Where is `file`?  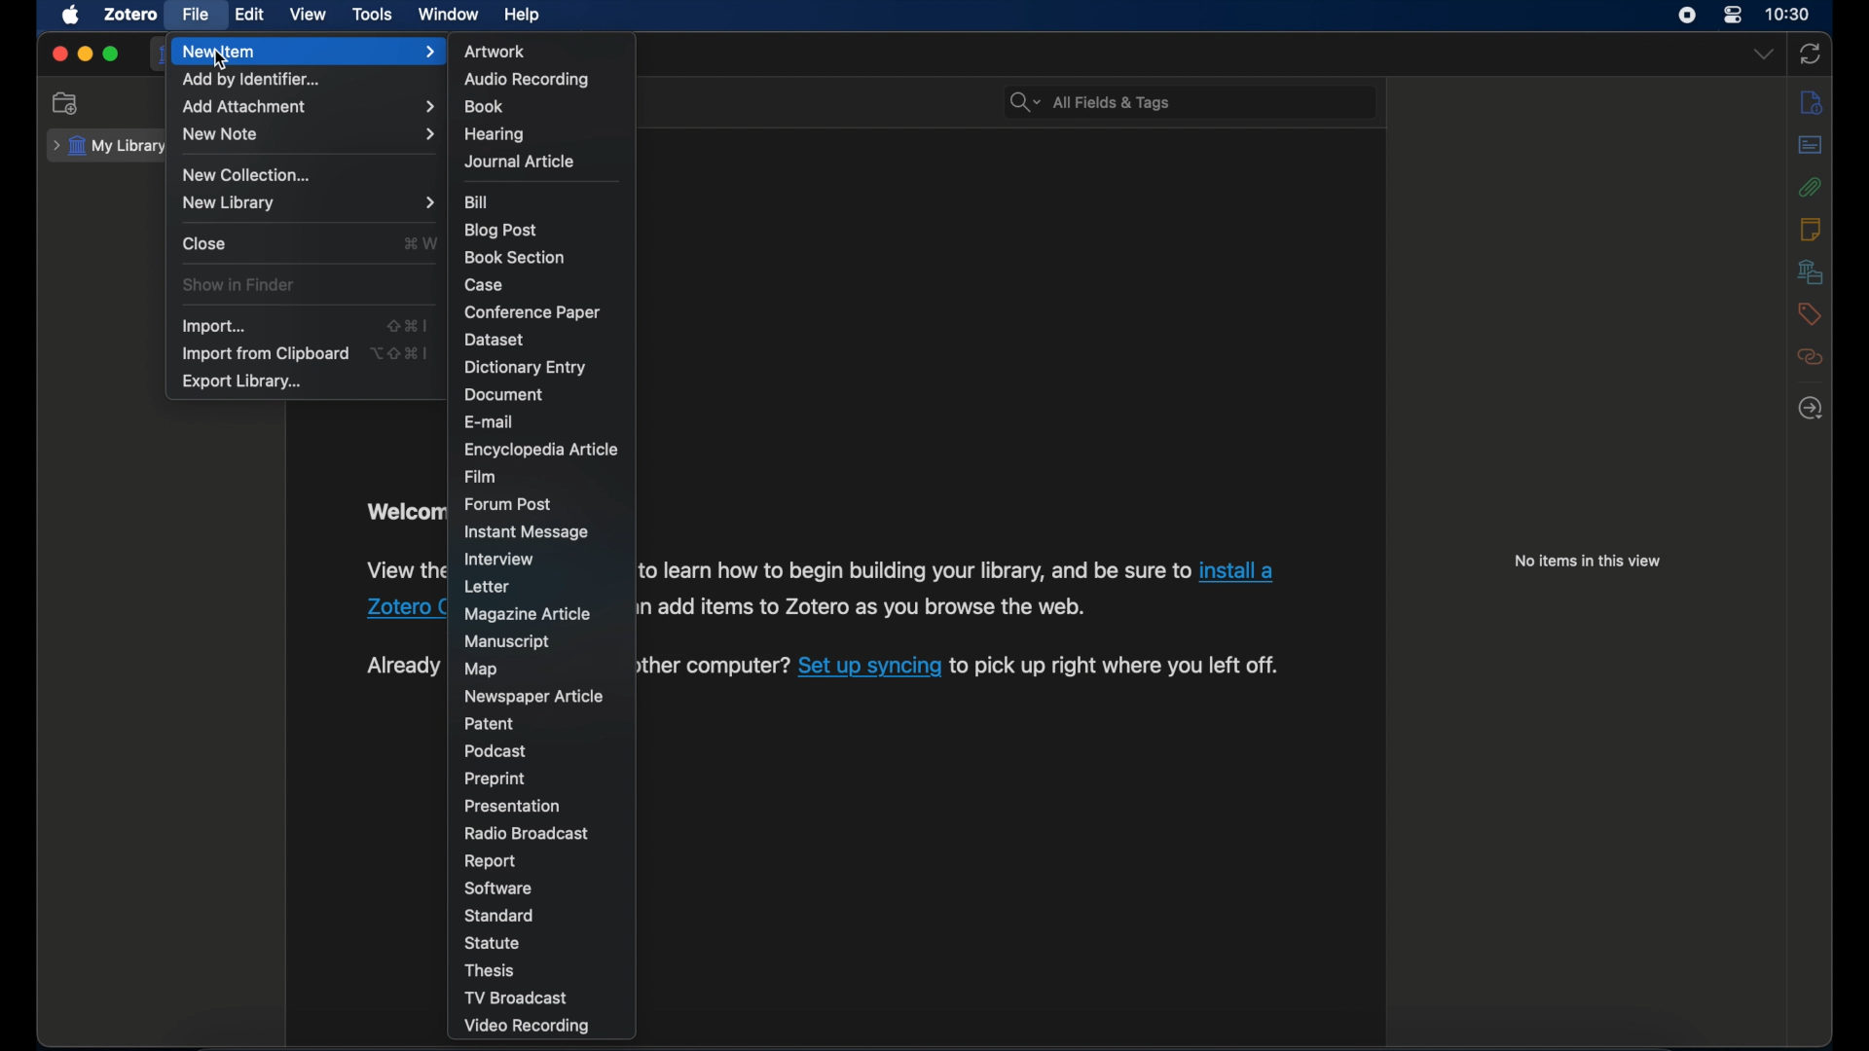
file is located at coordinates (195, 15).